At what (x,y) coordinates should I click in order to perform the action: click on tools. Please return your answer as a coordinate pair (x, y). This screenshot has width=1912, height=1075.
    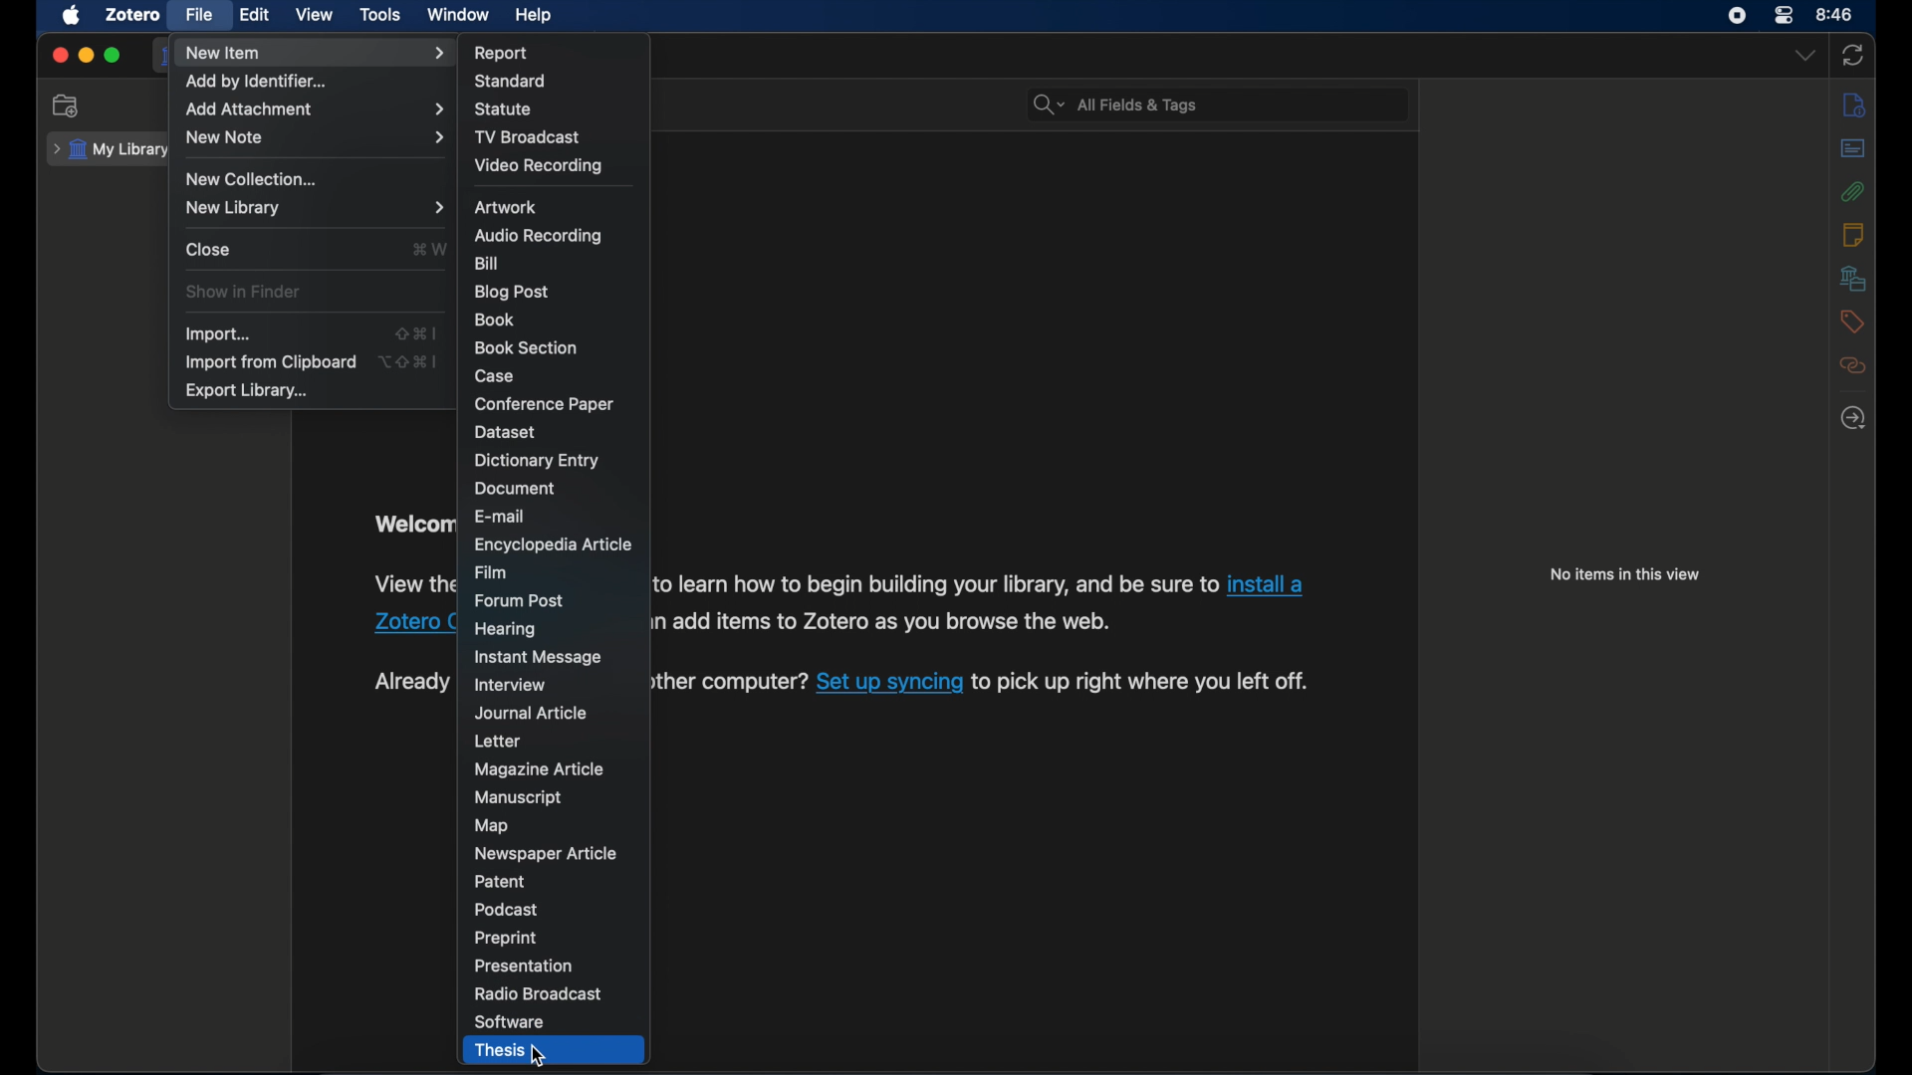
    Looking at the image, I should click on (381, 14).